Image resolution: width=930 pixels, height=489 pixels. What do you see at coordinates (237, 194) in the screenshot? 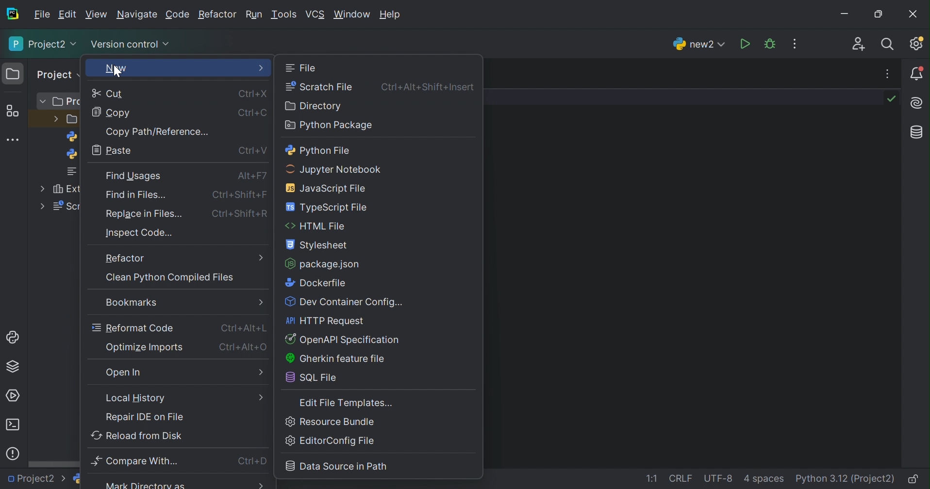
I see `Strl+Shift+F` at bounding box center [237, 194].